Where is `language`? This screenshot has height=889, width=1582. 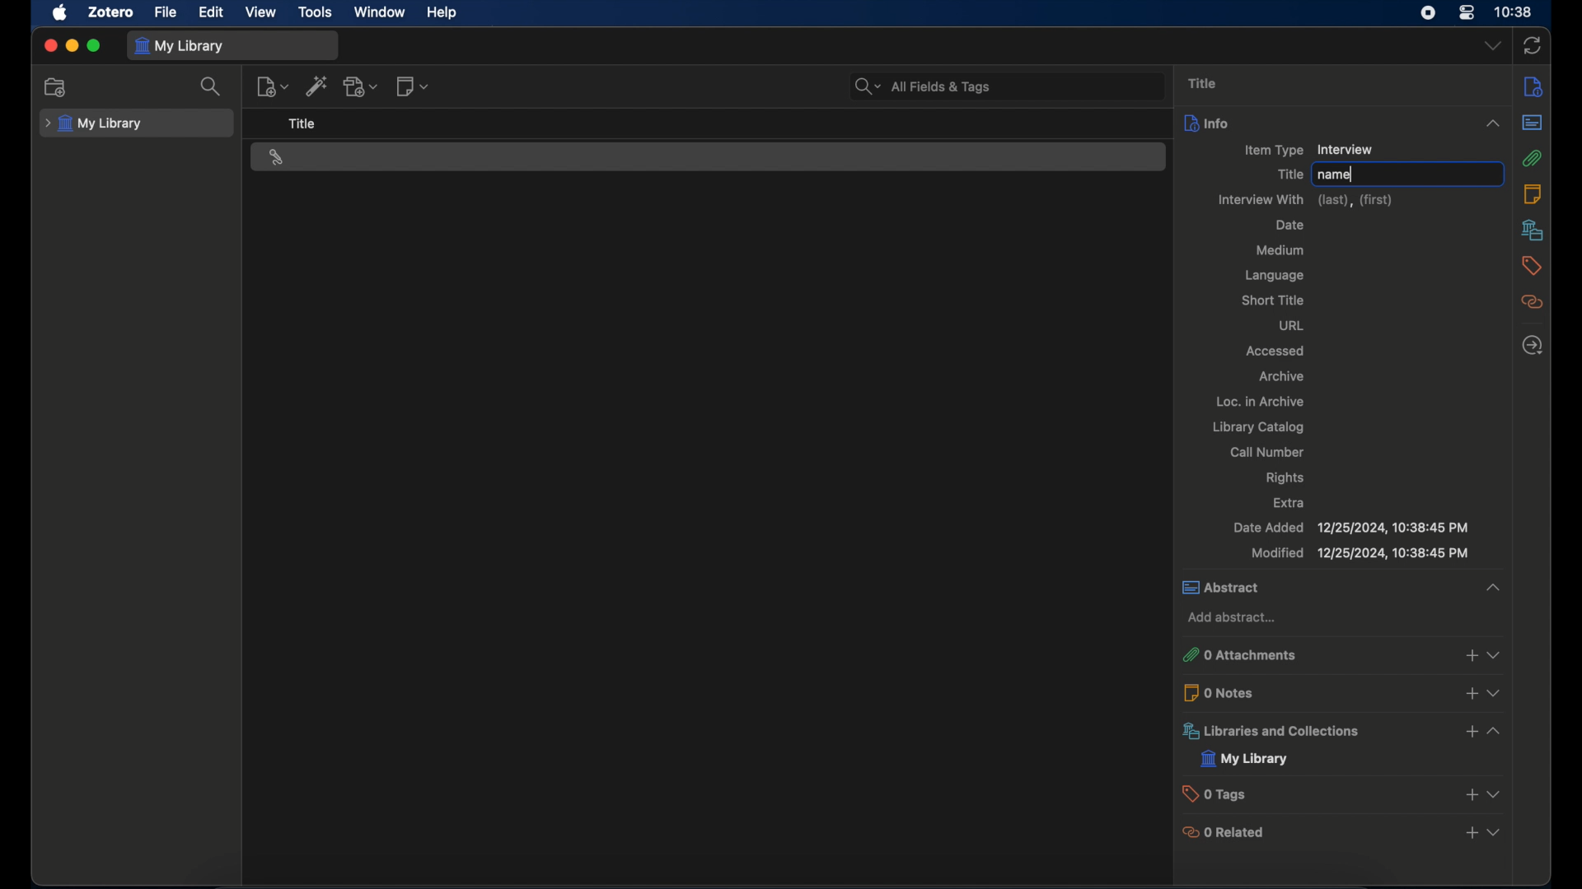 language is located at coordinates (1276, 277).